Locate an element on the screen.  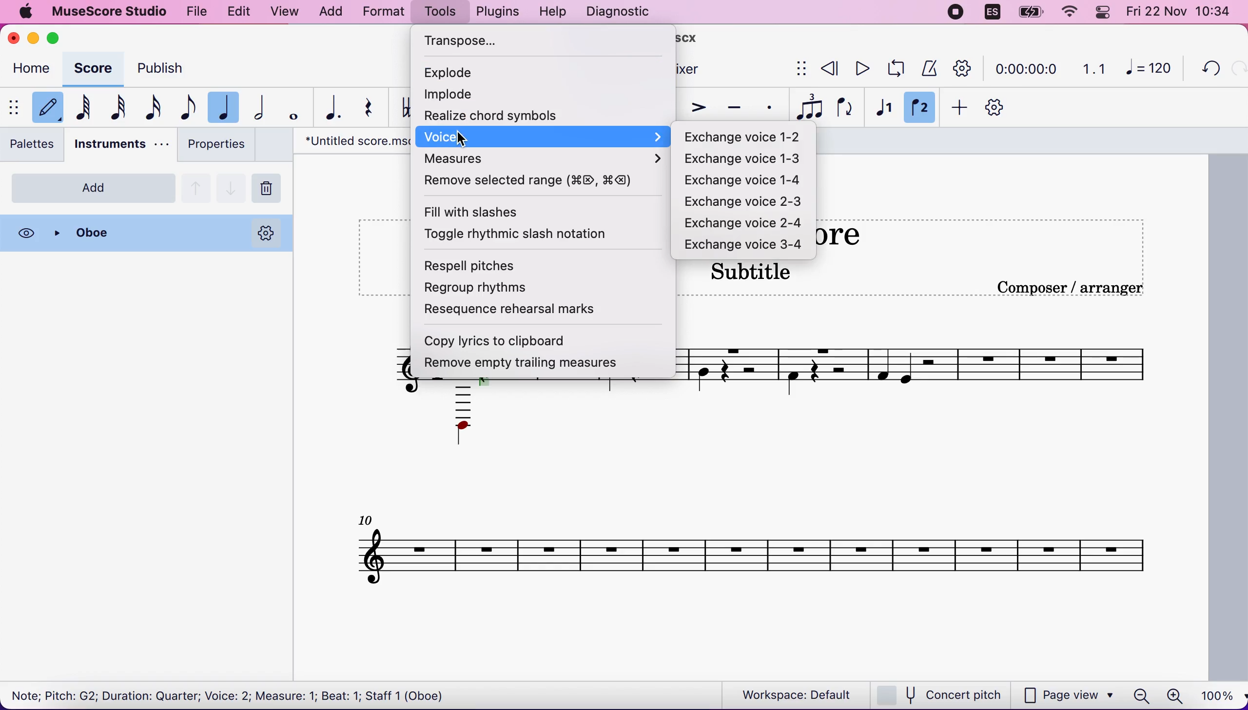
remove empty trailing measures is located at coordinates (541, 365).